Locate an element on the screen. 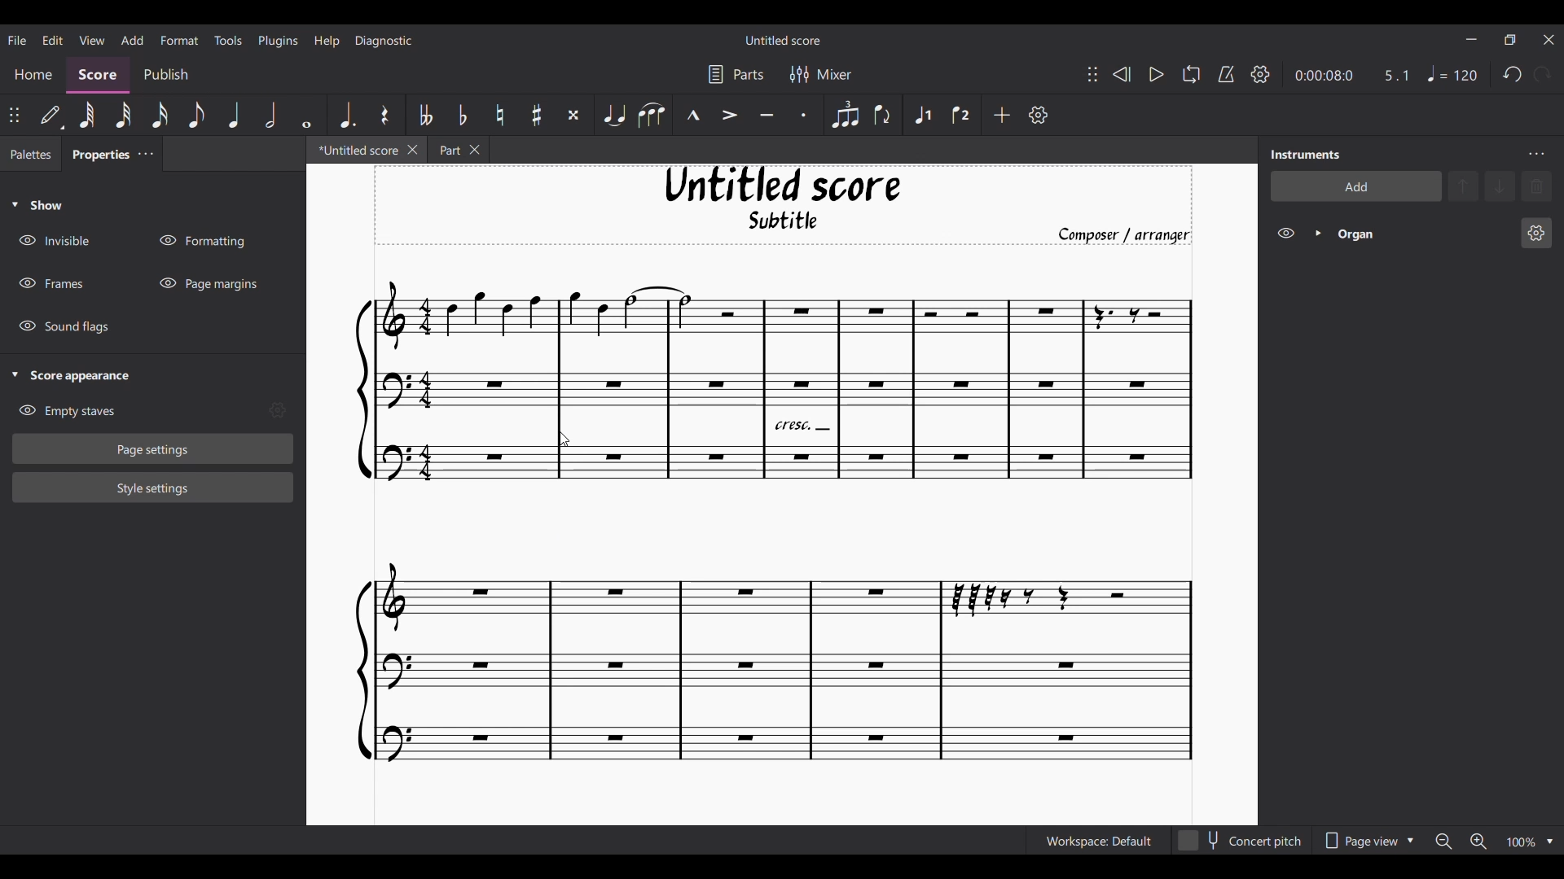  Expand Organ is located at coordinates (1317, 233).